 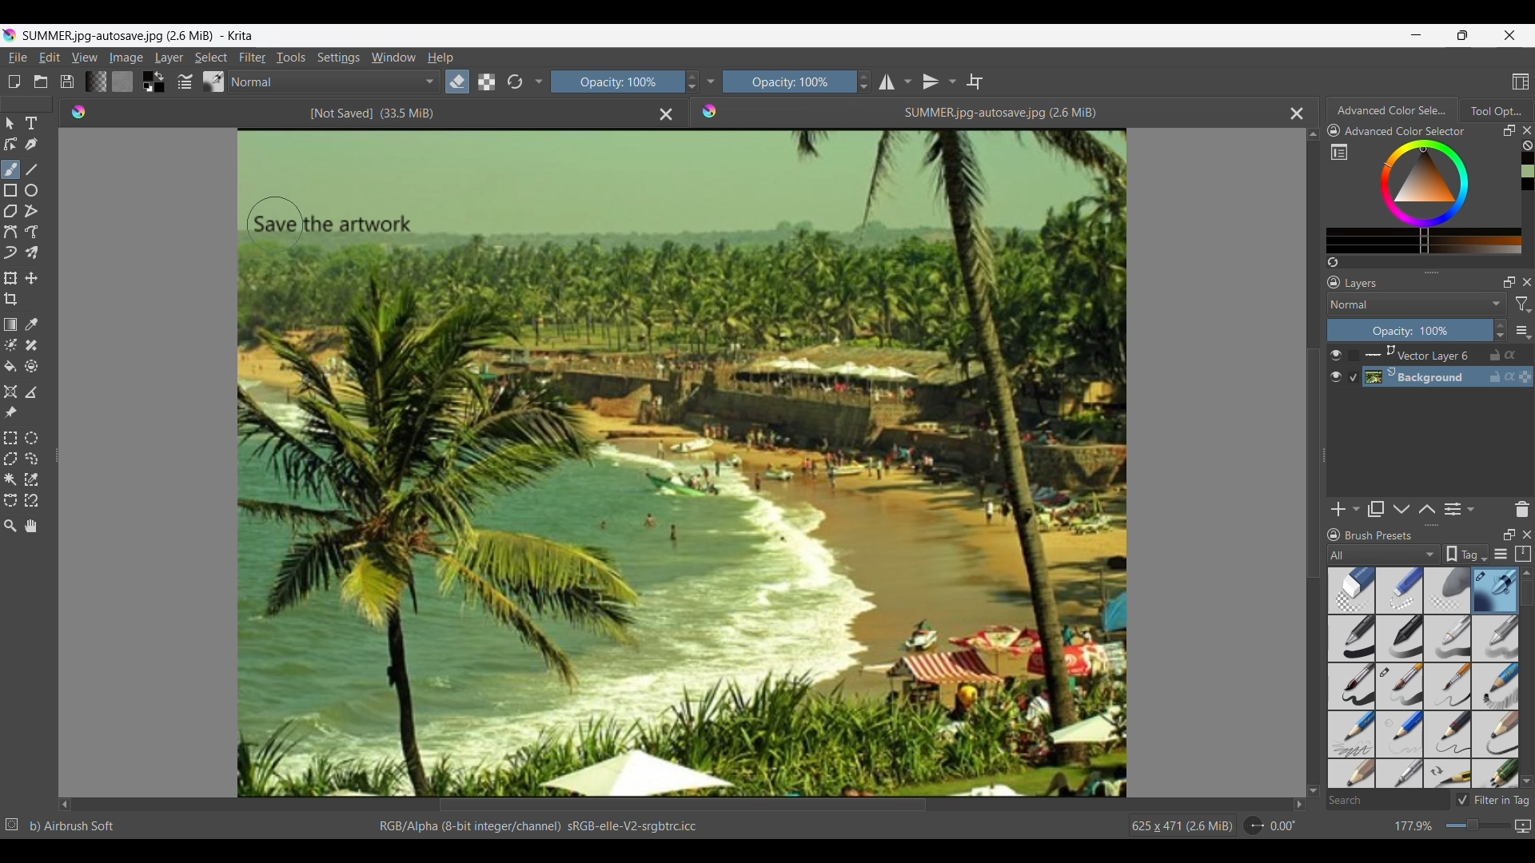 What do you see at coordinates (31, 277) in the screenshot?
I see `Move a layer` at bounding box center [31, 277].